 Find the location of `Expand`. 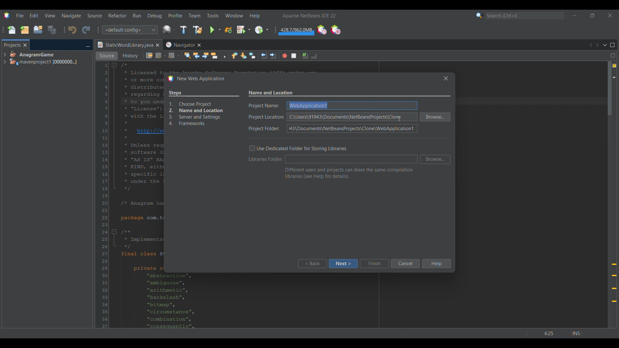

Expand is located at coordinates (5, 58).